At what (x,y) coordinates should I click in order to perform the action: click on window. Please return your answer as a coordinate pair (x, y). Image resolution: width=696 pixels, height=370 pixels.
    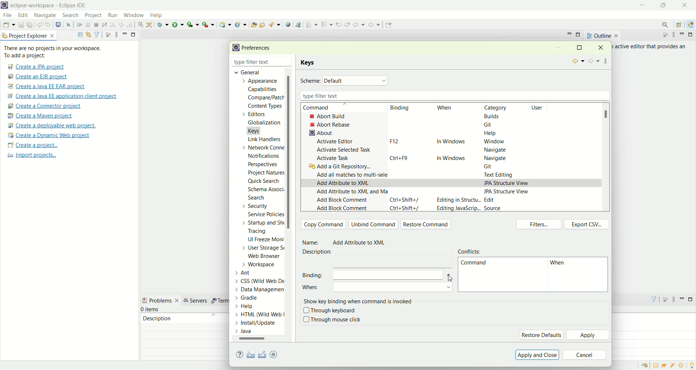
    Looking at the image, I should click on (133, 13).